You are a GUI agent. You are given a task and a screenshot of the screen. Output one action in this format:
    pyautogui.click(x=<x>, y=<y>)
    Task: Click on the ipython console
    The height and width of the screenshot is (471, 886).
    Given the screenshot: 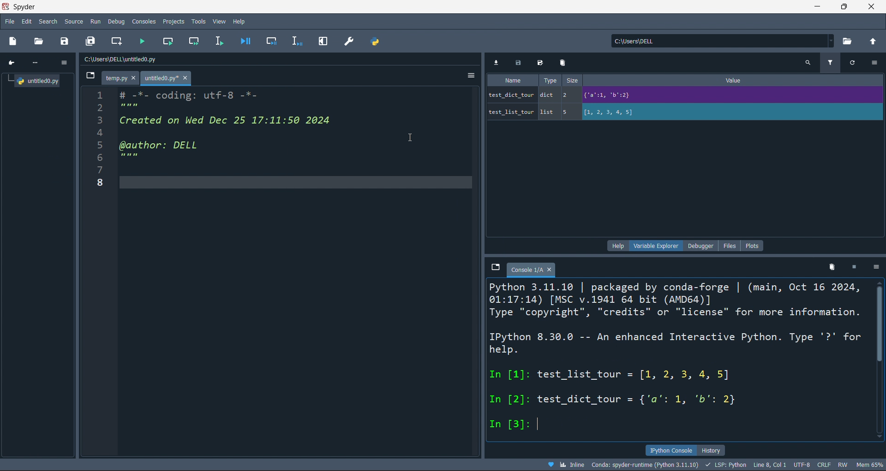 What is the action you would take?
    pyautogui.click(x=674, y=450)
    